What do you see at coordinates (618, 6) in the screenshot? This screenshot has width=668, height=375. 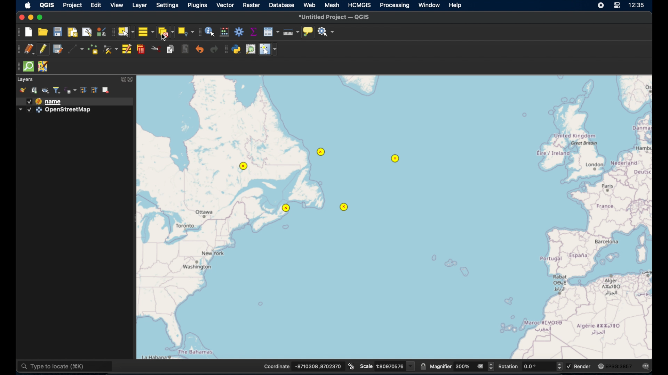 I see `control center` at bounding box center [618, 6].